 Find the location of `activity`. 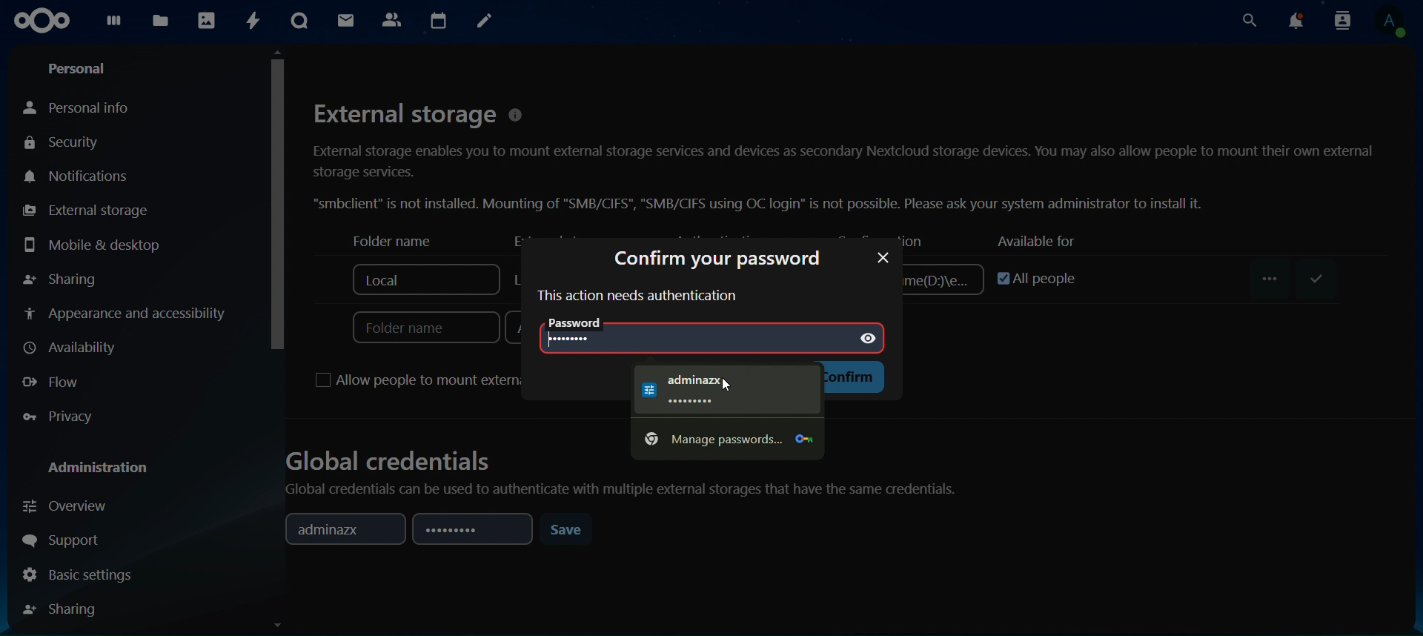

activity is located at coordinates (250, 21).